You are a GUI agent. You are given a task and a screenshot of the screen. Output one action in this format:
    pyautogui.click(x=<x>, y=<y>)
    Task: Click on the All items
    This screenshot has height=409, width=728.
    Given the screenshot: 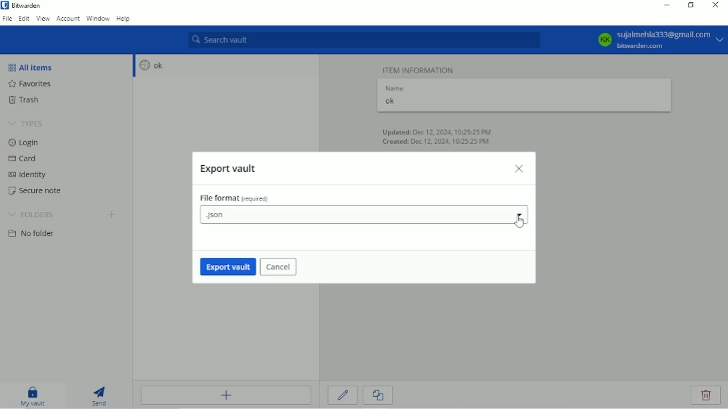 What is the action you would take?
    pyautogui.click(x=34, y=67)
    